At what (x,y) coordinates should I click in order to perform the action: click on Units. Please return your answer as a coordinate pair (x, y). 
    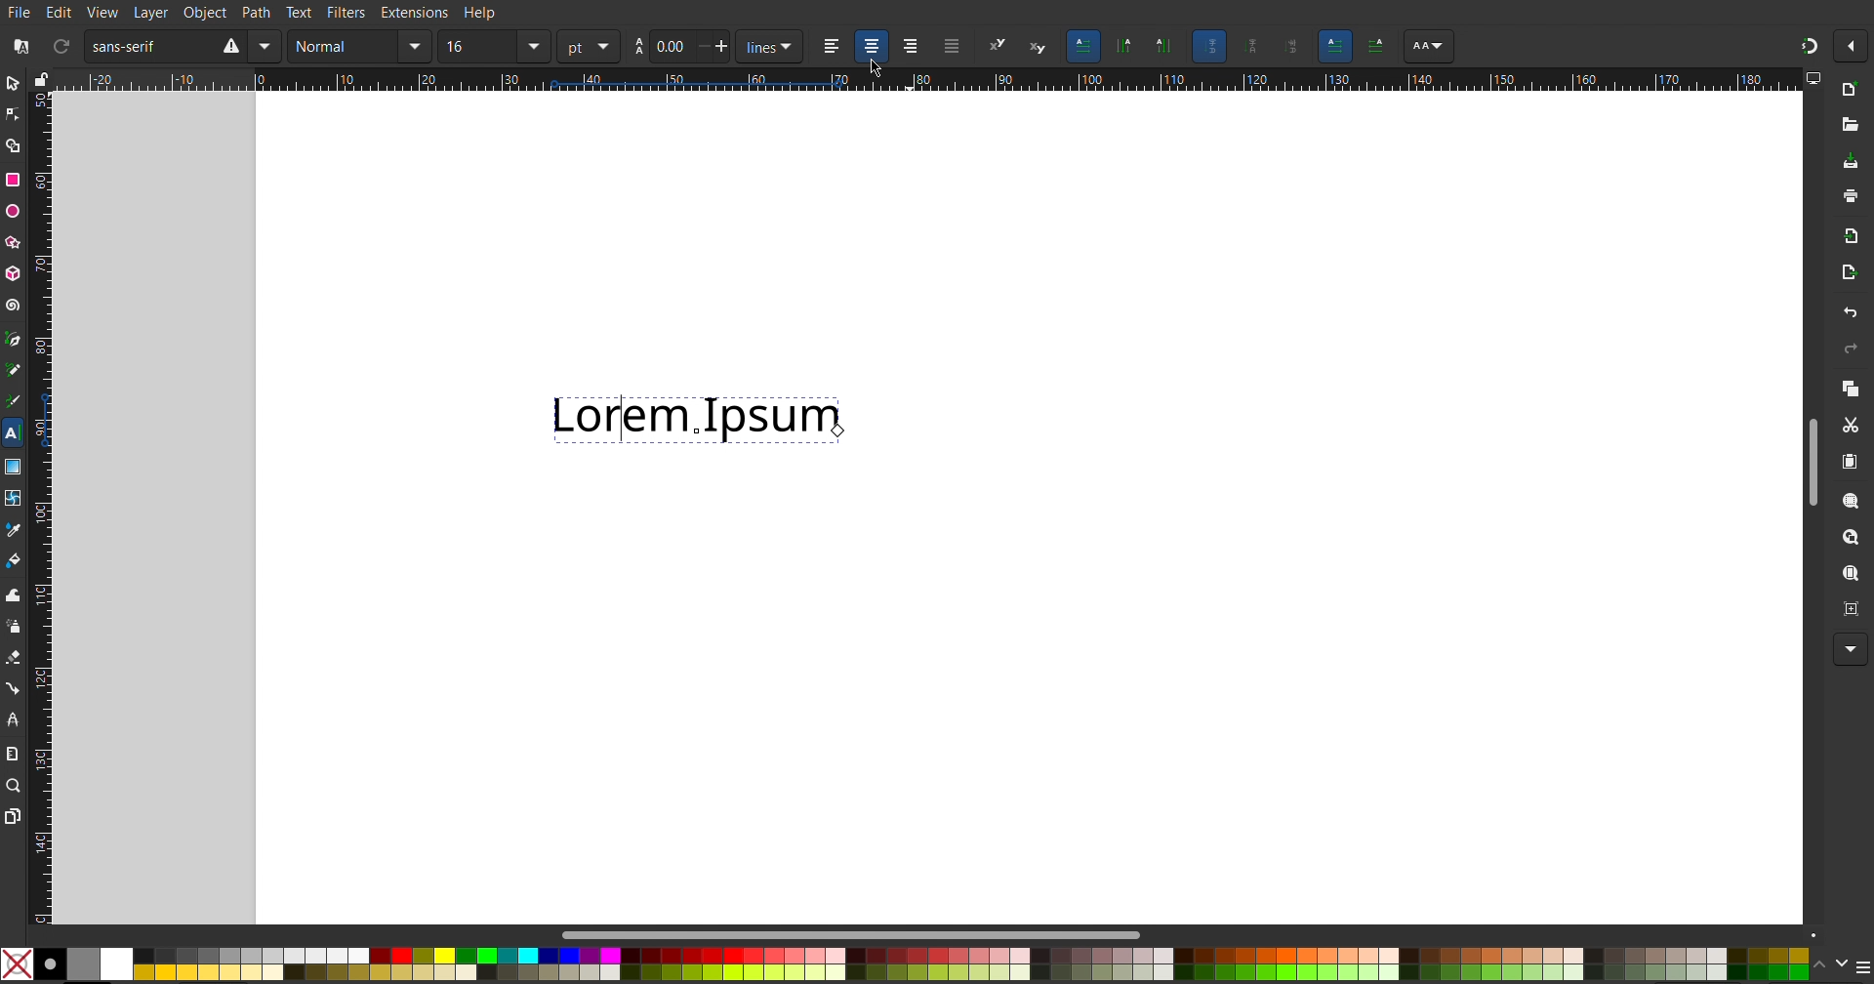
    Looking at the image, I should click on (600, 46).